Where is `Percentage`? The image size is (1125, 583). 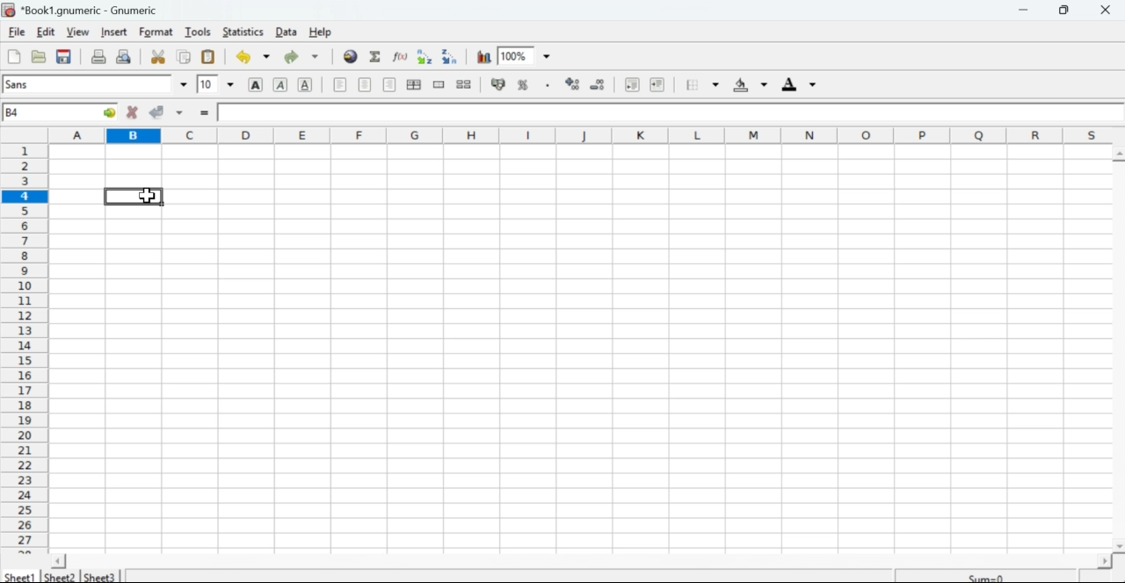 Percentage is located at coordinates (526, 83).